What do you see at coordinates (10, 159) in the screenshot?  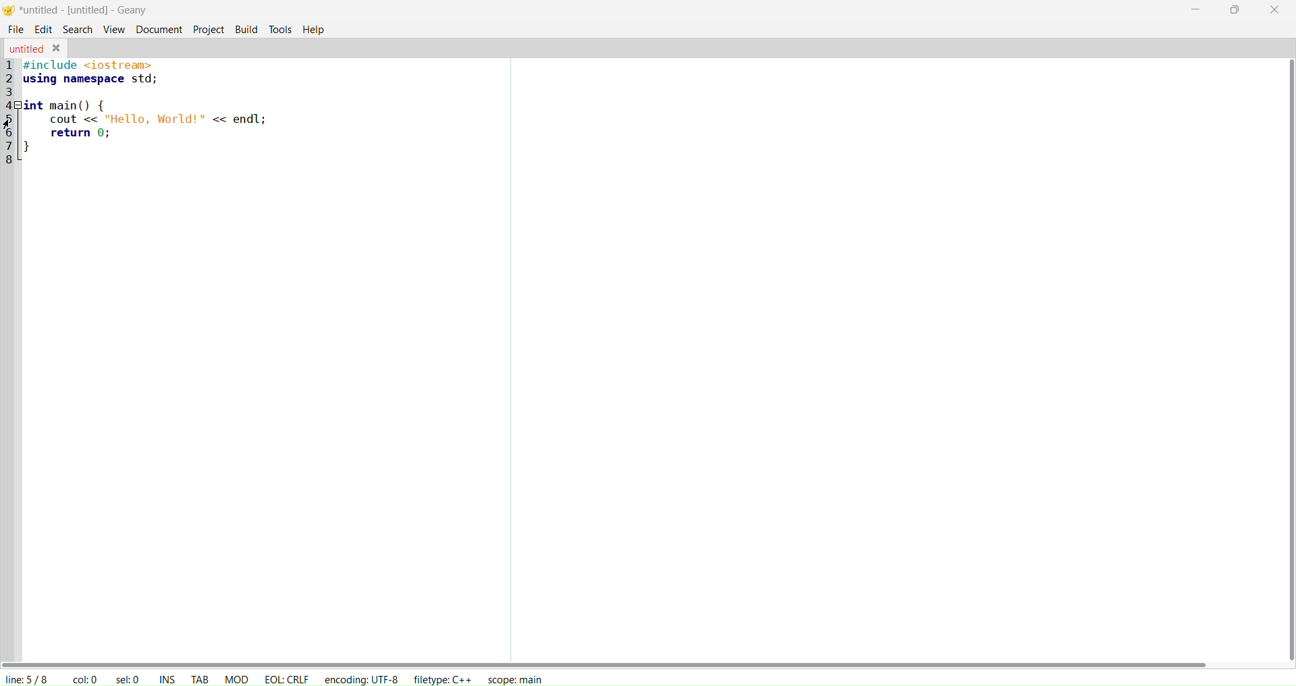 I see `8` at bounding box center [10, 159].